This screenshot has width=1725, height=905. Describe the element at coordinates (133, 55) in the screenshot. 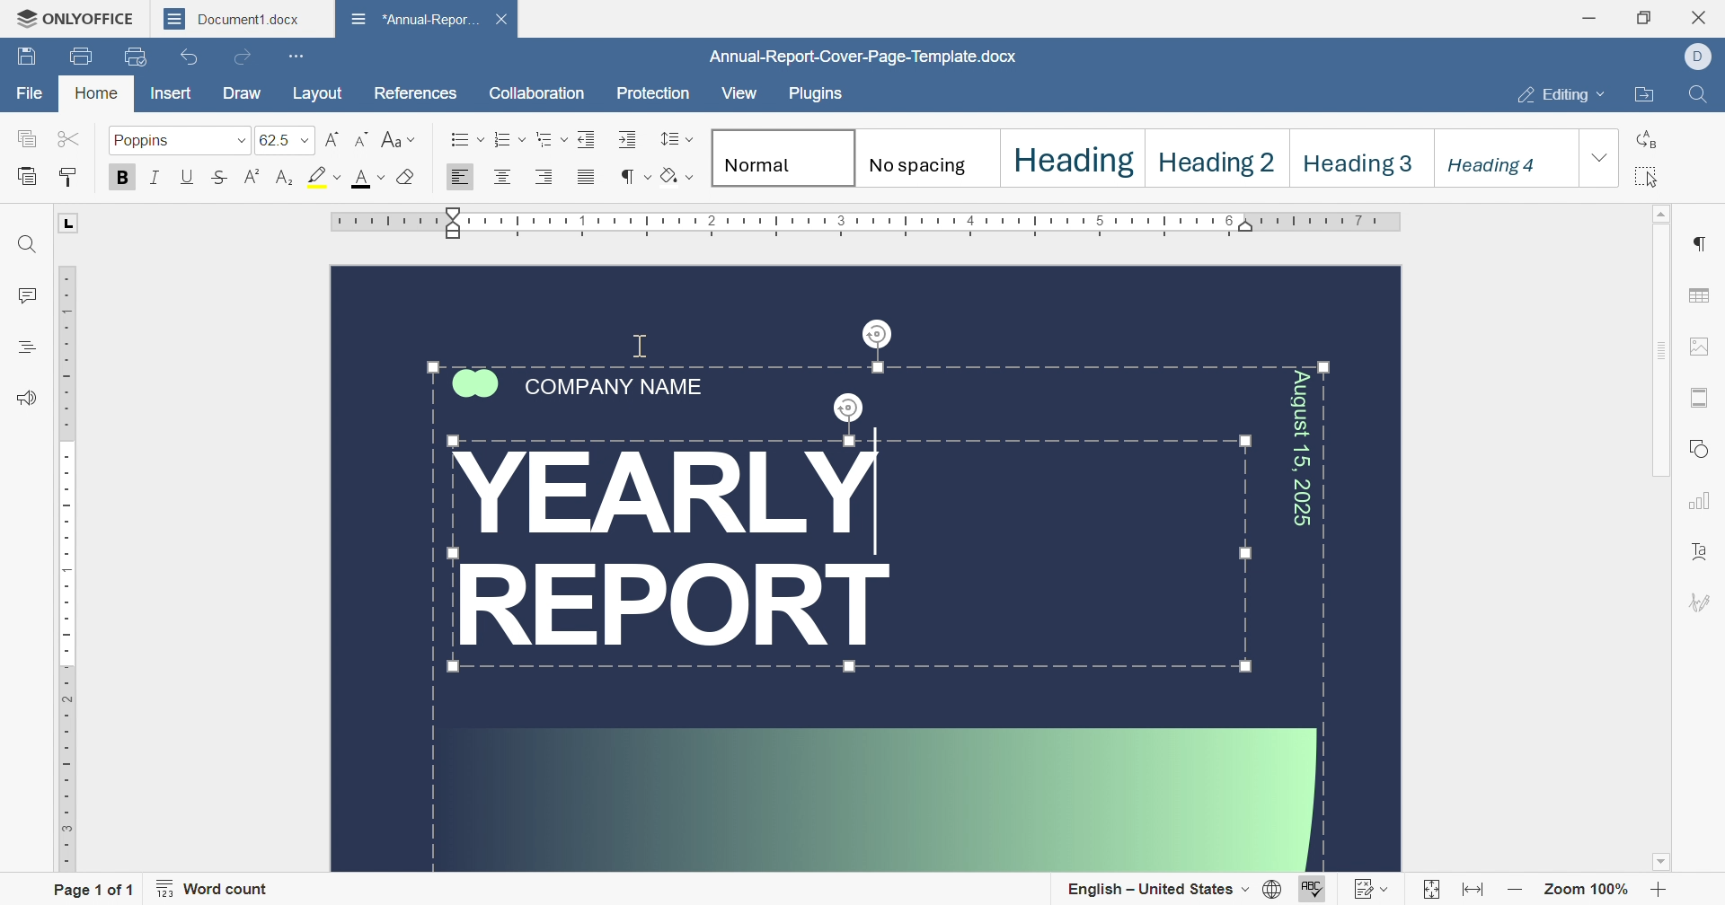

I see `quick print` at that location.